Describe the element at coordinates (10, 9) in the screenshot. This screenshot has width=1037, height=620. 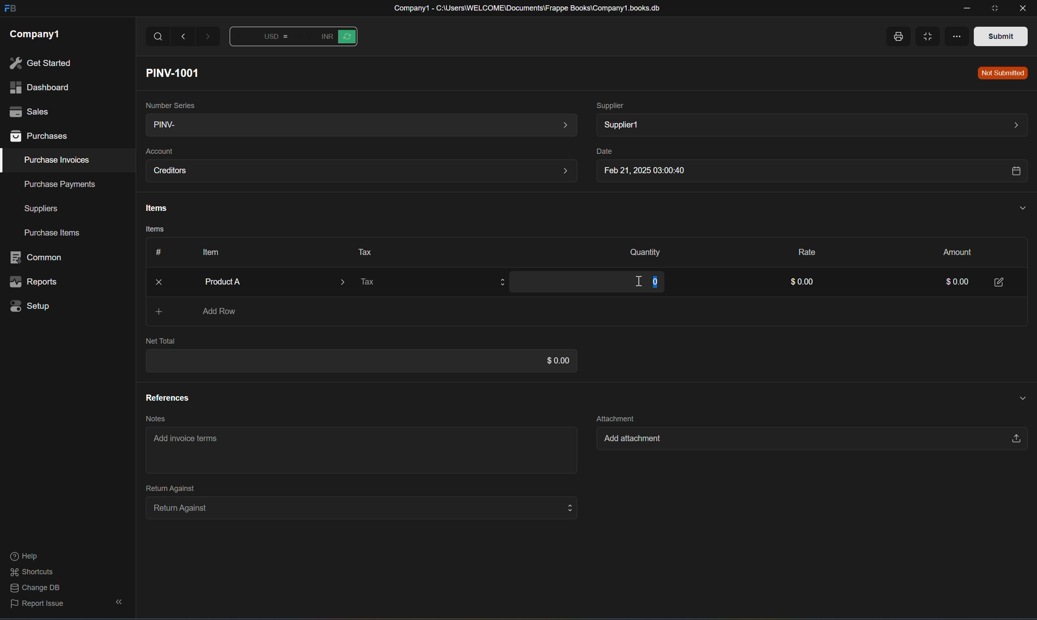
I see `FB` at that location.